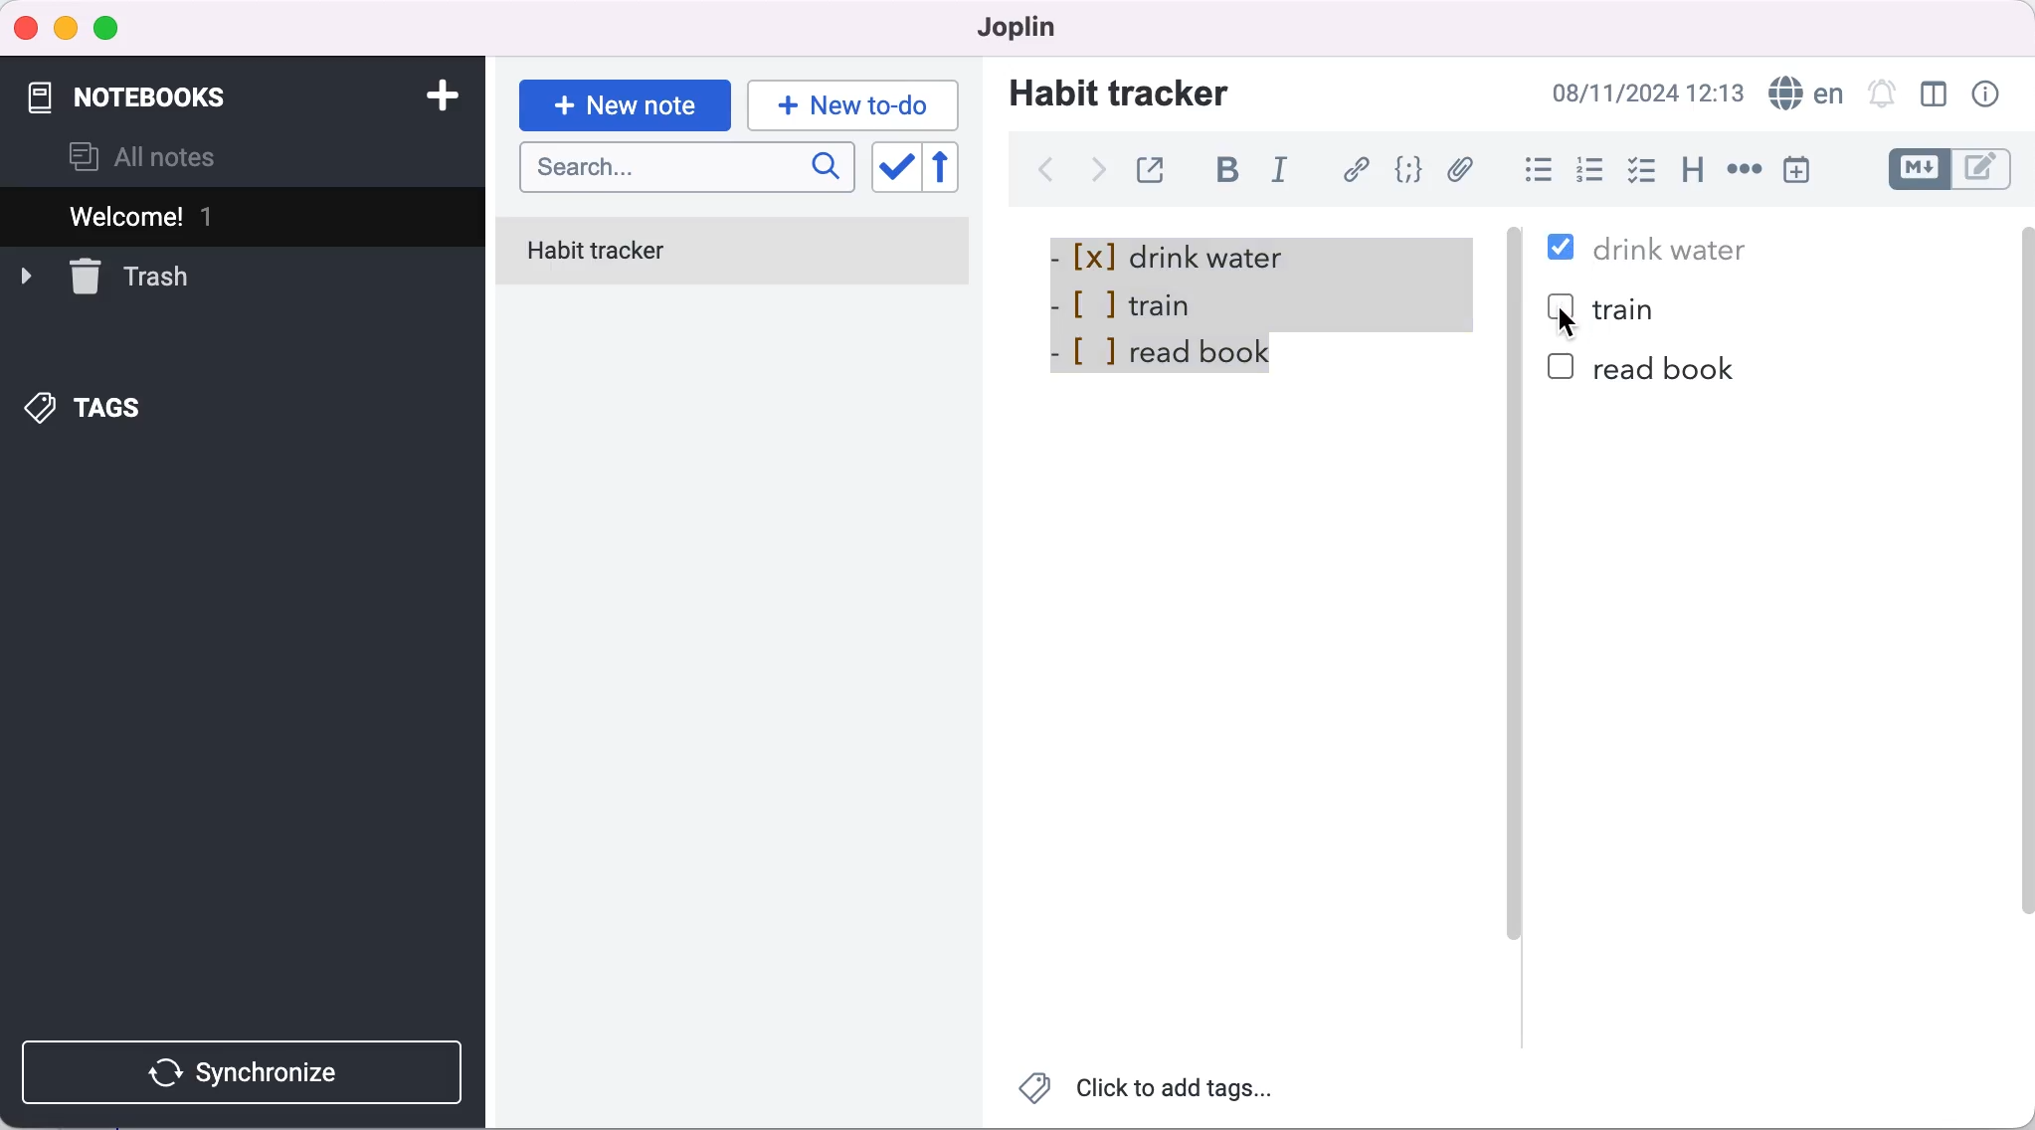  Describe the element at coordinates (1156, 167) in the screenshot. I see `toggle external editing` at that location.